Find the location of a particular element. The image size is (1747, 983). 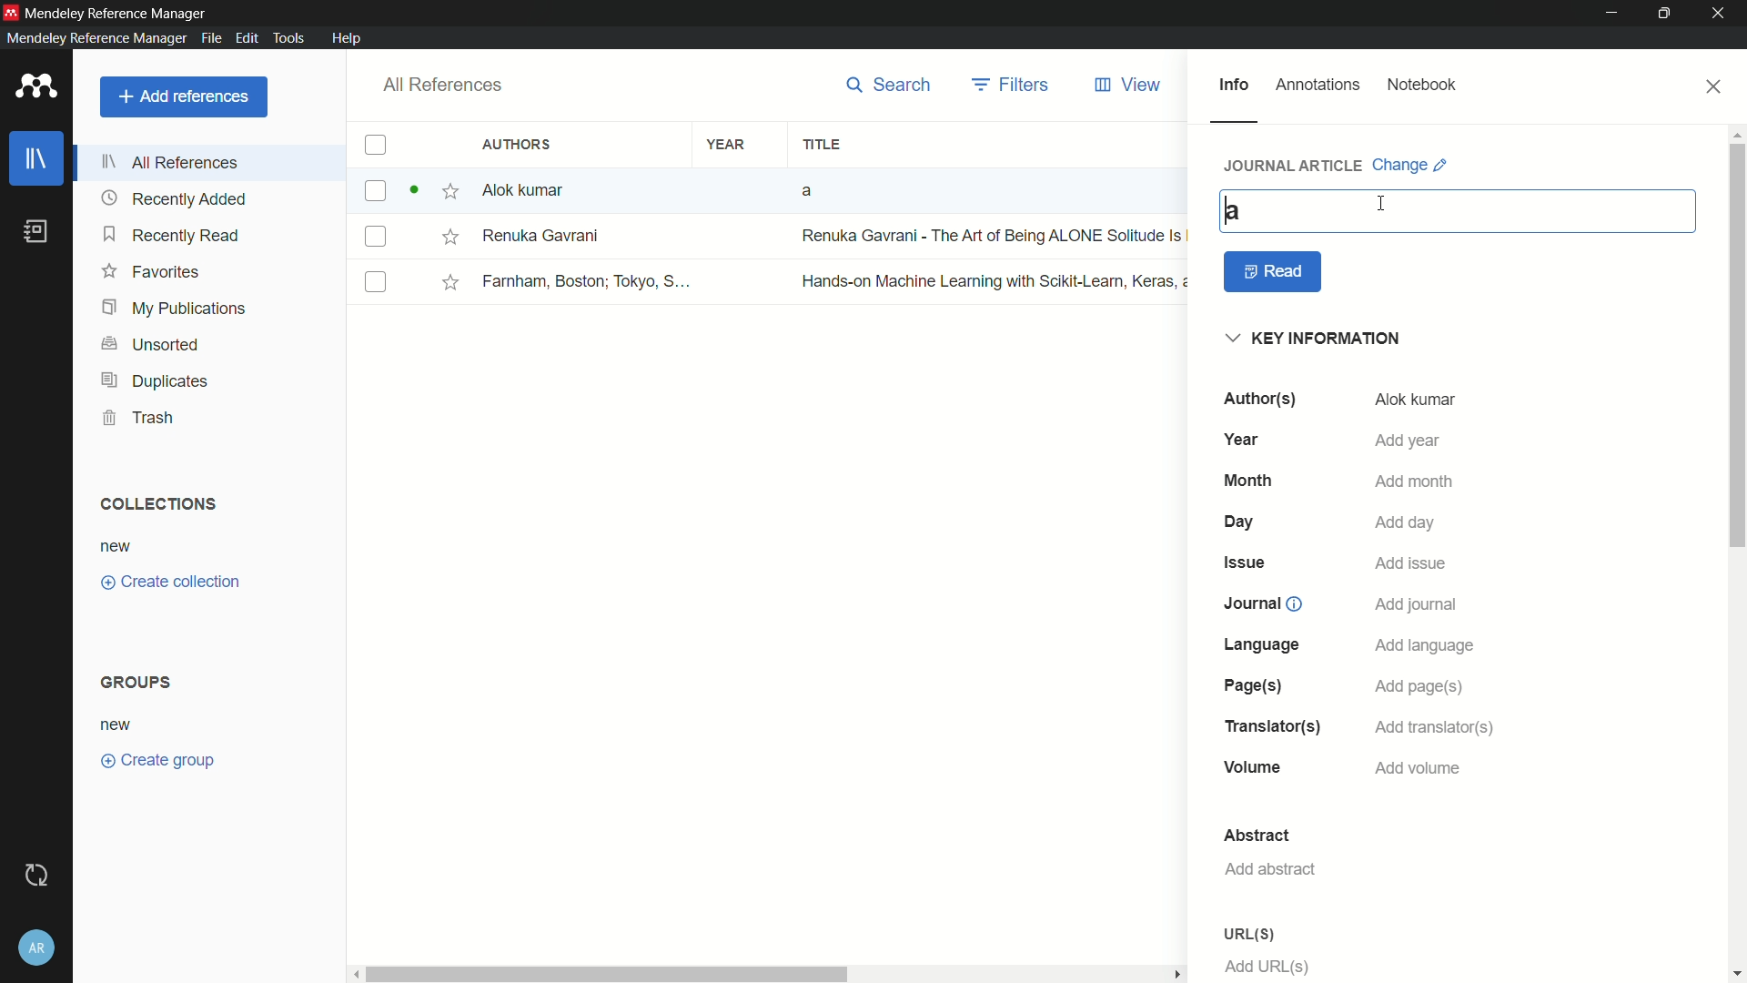

maximize is located at coordinates (1668, 14).